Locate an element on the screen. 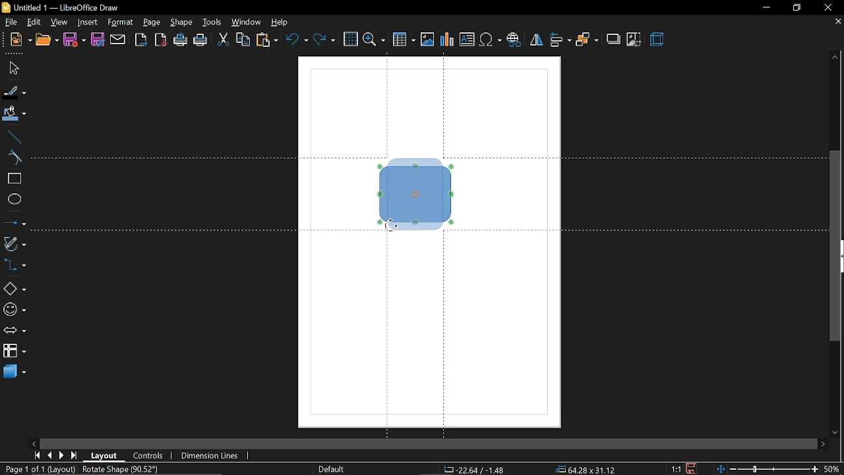  minimize is located at coordinates (766, 7).